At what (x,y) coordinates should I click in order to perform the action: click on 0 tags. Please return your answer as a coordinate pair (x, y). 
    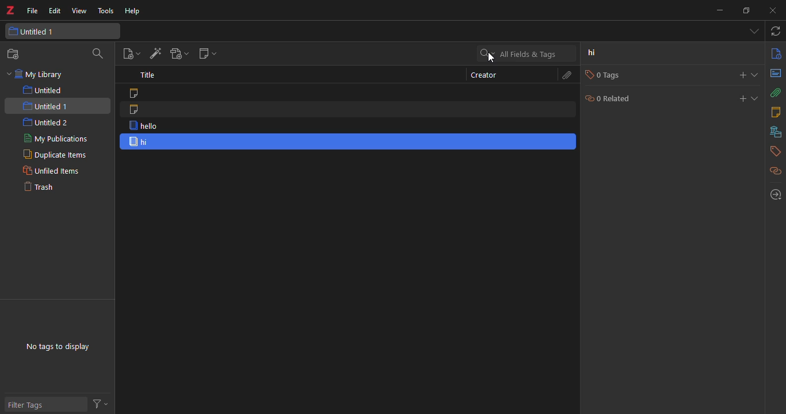
    Looking at the image, I should click on (609, 75).